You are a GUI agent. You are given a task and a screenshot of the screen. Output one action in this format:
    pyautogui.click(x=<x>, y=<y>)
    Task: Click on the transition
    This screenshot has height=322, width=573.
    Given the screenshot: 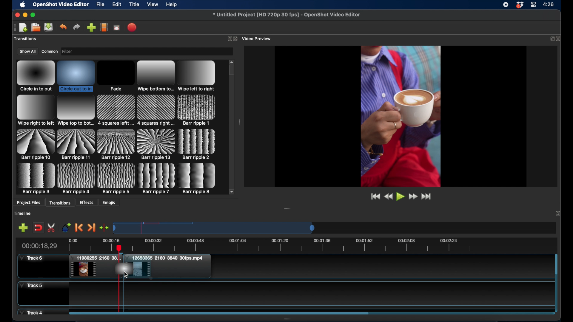 What is the action you would take?
    pyautogui.click(x=116, y=178)
    